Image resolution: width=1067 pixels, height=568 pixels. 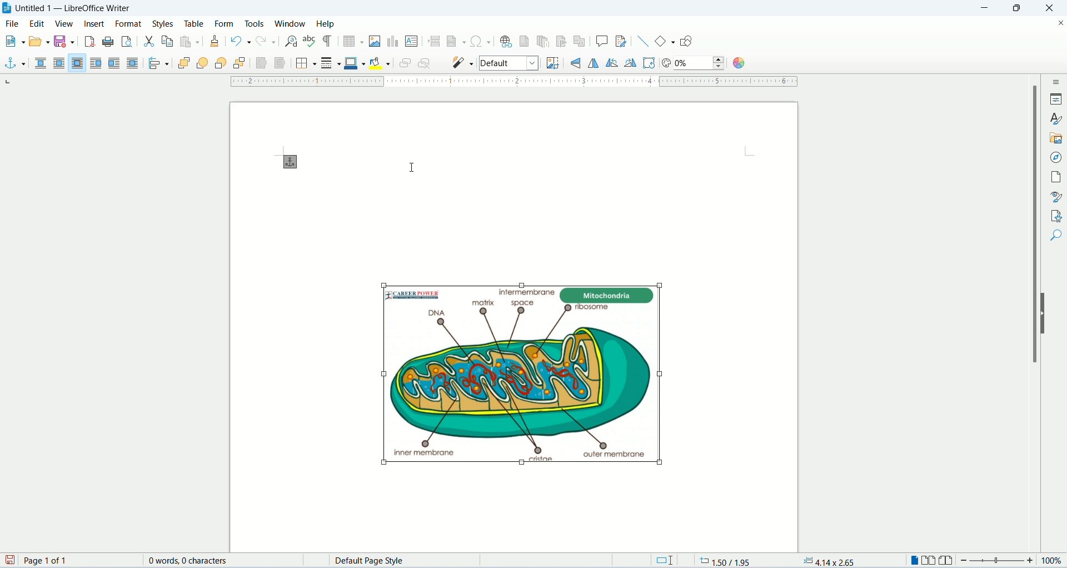 I want to click on border color, so click(x=355, y=62).